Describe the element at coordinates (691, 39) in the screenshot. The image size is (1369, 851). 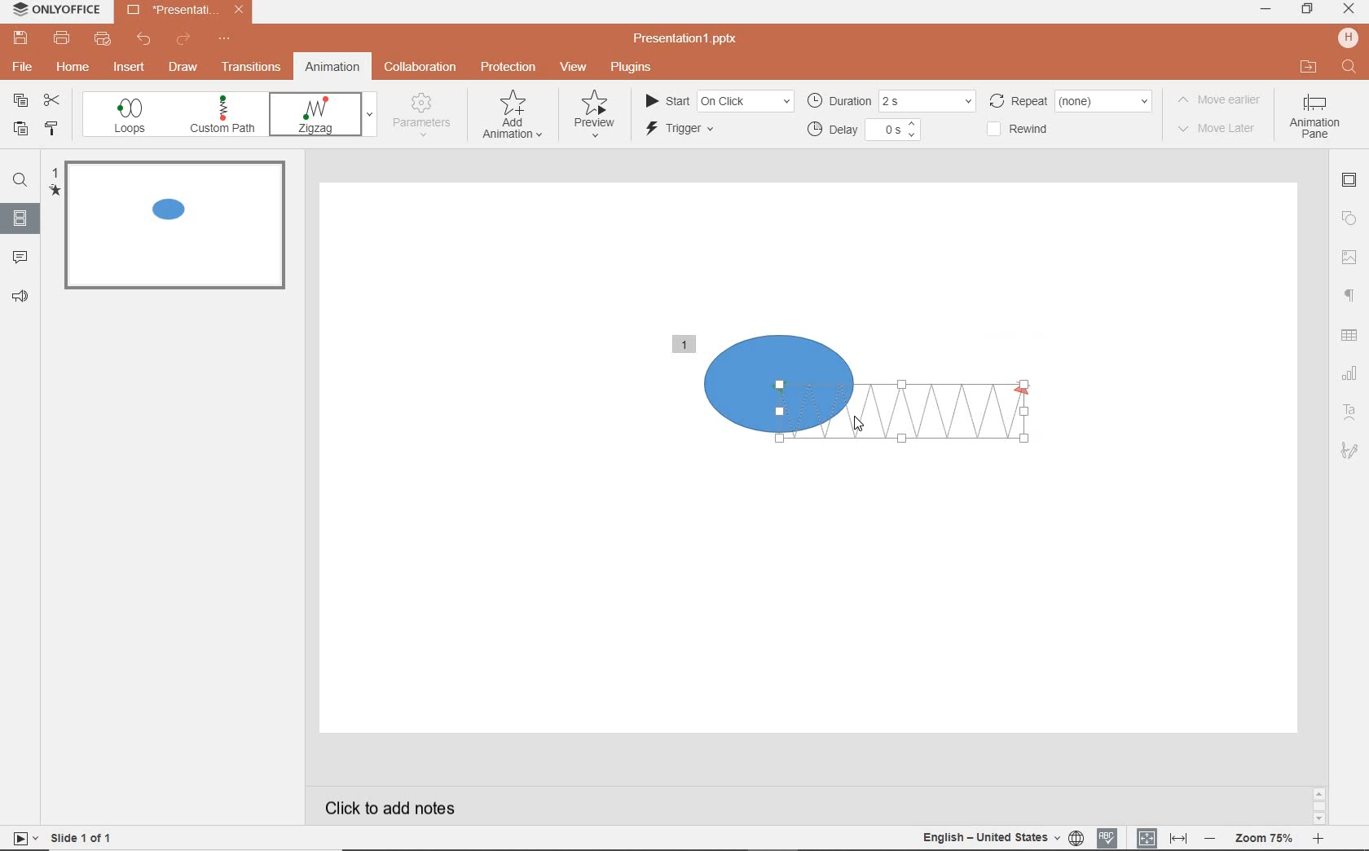
I see `file name` at that location.